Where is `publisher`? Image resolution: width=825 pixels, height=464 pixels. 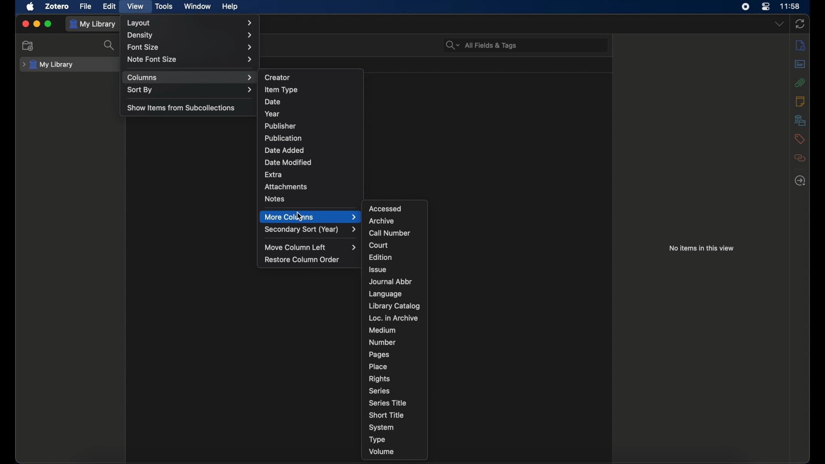 publisher is located at coordinates (281, 126).